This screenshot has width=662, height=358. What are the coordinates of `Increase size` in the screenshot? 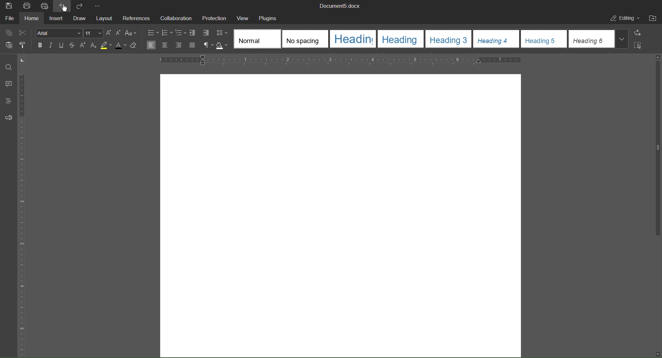 It's located at (109, 33).